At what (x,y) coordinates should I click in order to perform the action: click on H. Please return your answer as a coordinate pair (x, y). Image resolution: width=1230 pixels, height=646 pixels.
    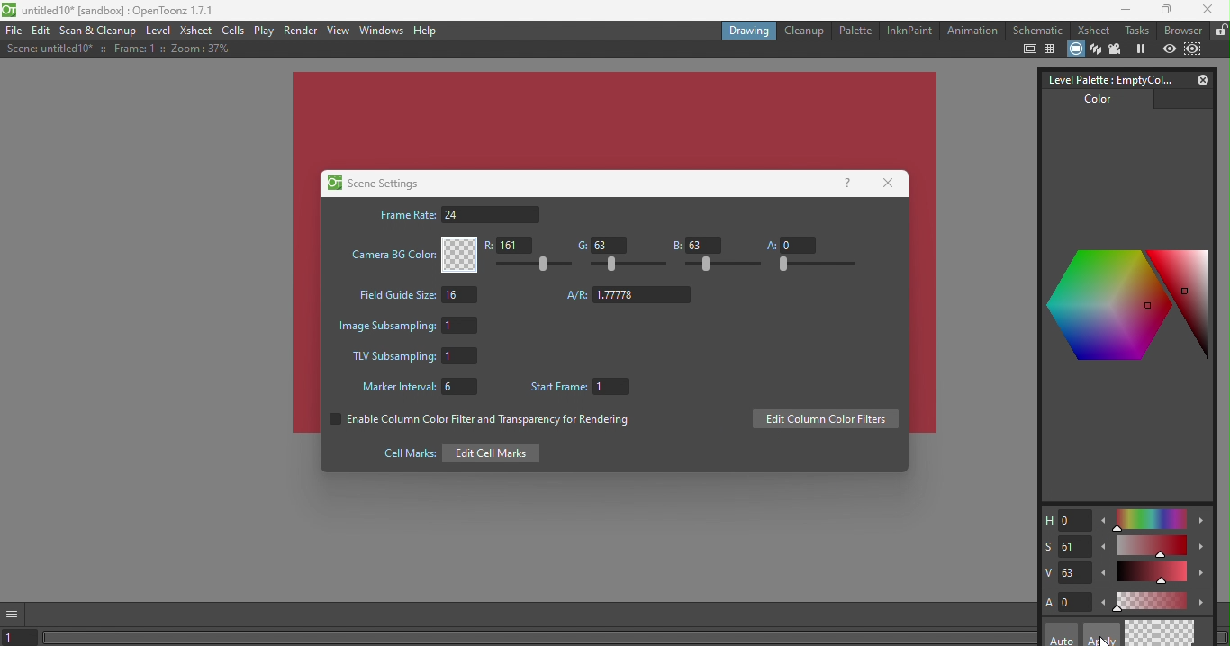
    Looking at the image, I should click on (1065, 521).